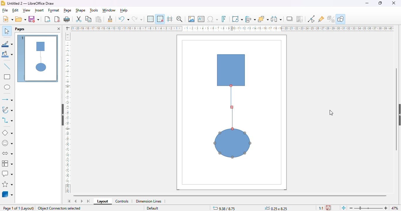 This screenshot has width=401, height=211. Describe the element at coordinates (124, 10) in the screenshot. I see `help` at that location.